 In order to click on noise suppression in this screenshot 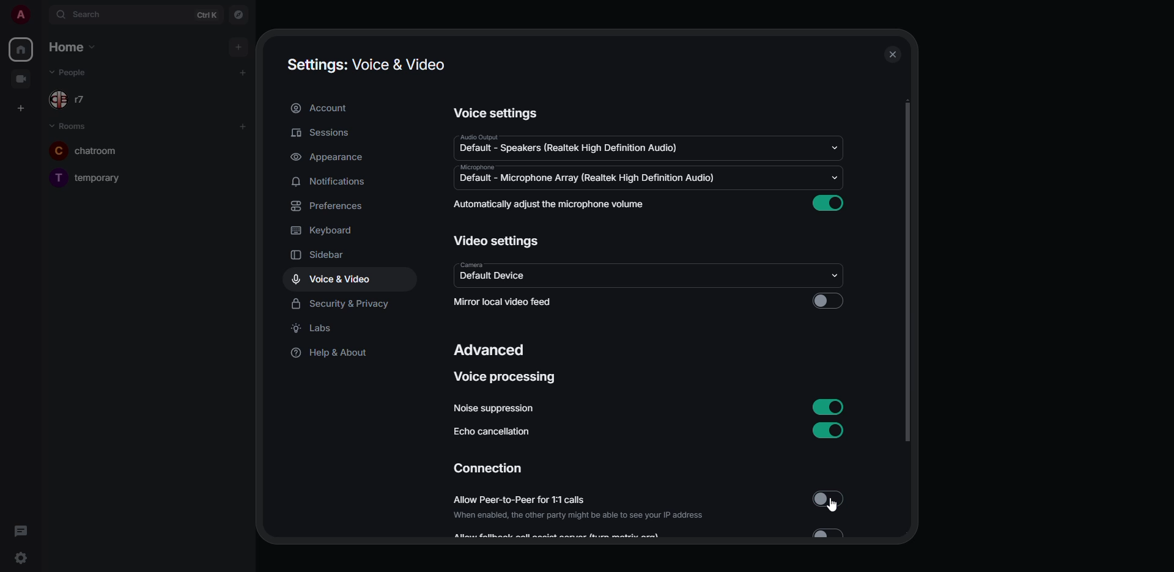, I will do `click(493, 409)`.